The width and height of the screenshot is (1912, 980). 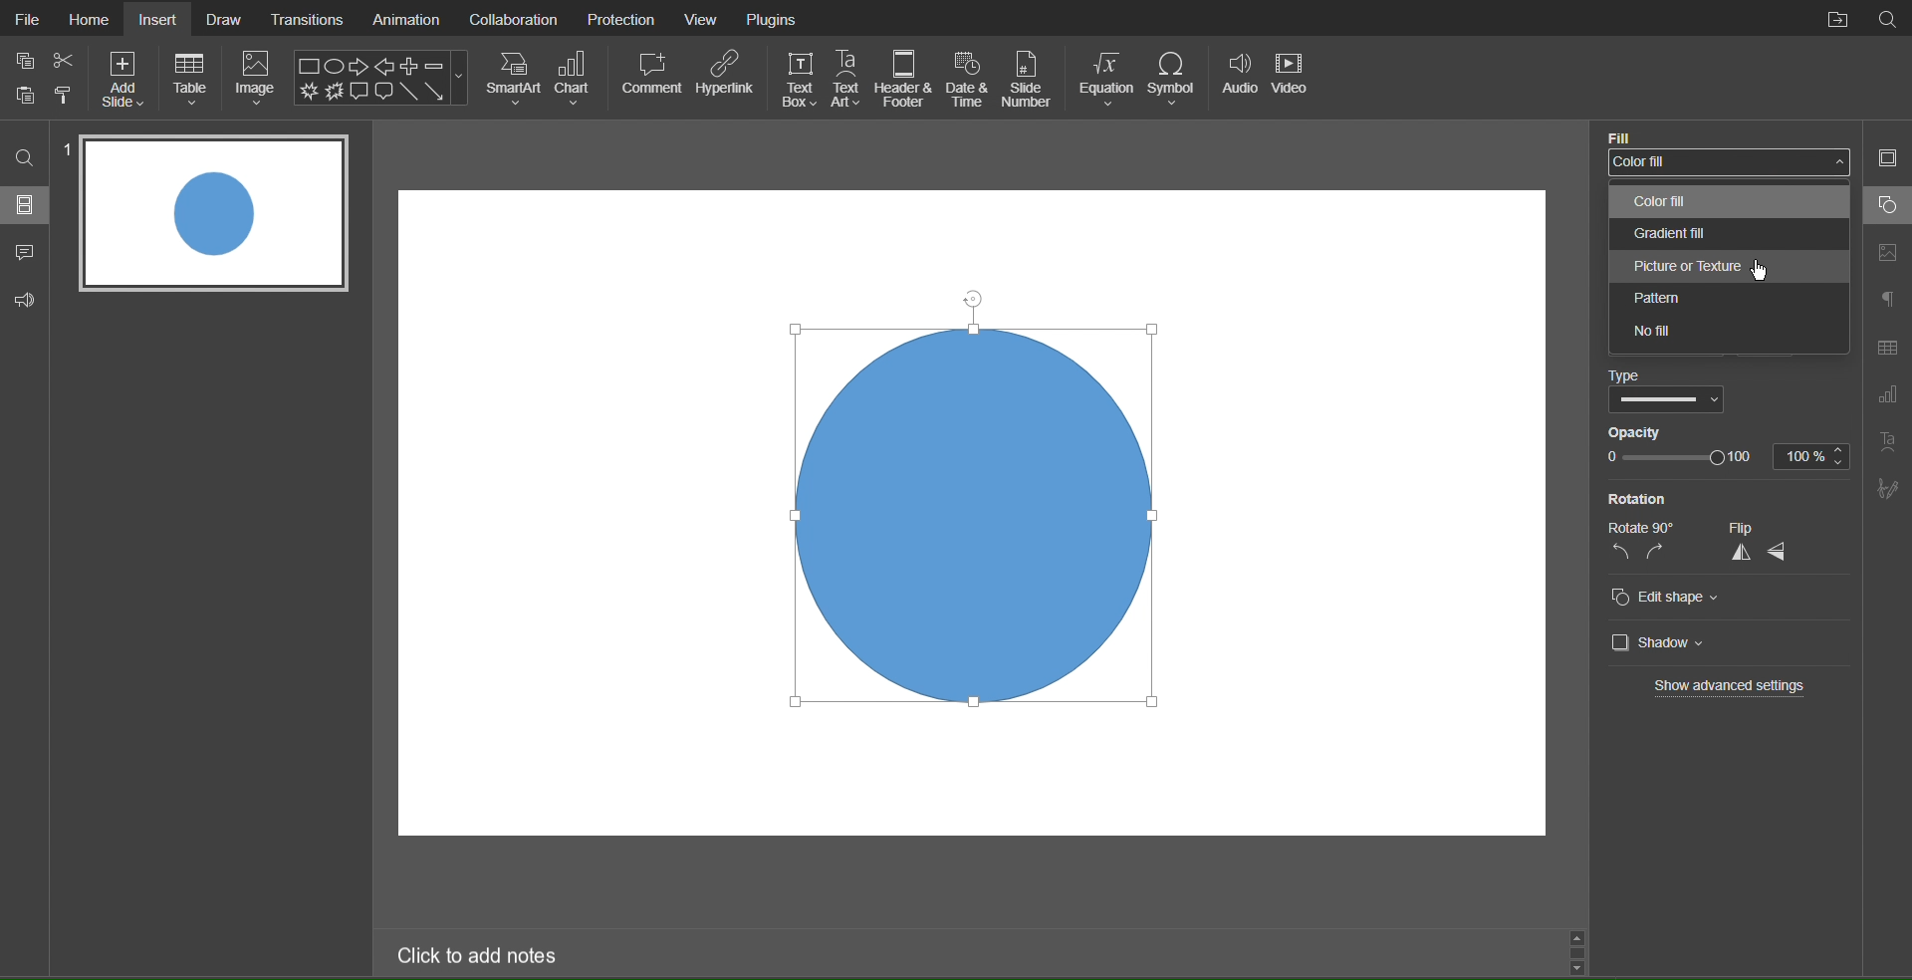 What do you see at coordinates (1625, 374) in the screenshot?
I see `type` at bounding box center [1625, 374].